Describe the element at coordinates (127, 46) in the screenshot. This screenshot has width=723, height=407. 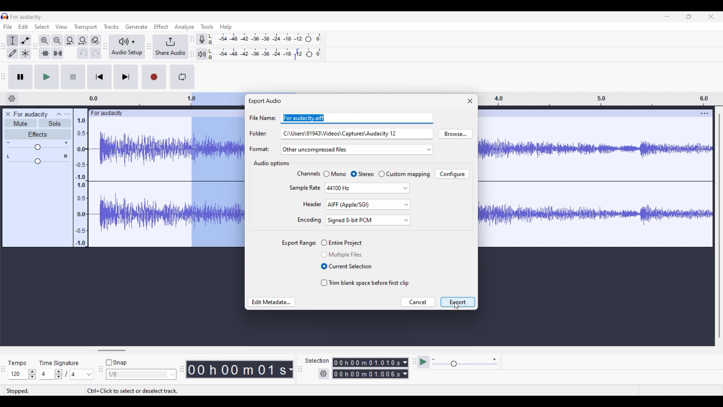
I see `Audio setup` at that location.